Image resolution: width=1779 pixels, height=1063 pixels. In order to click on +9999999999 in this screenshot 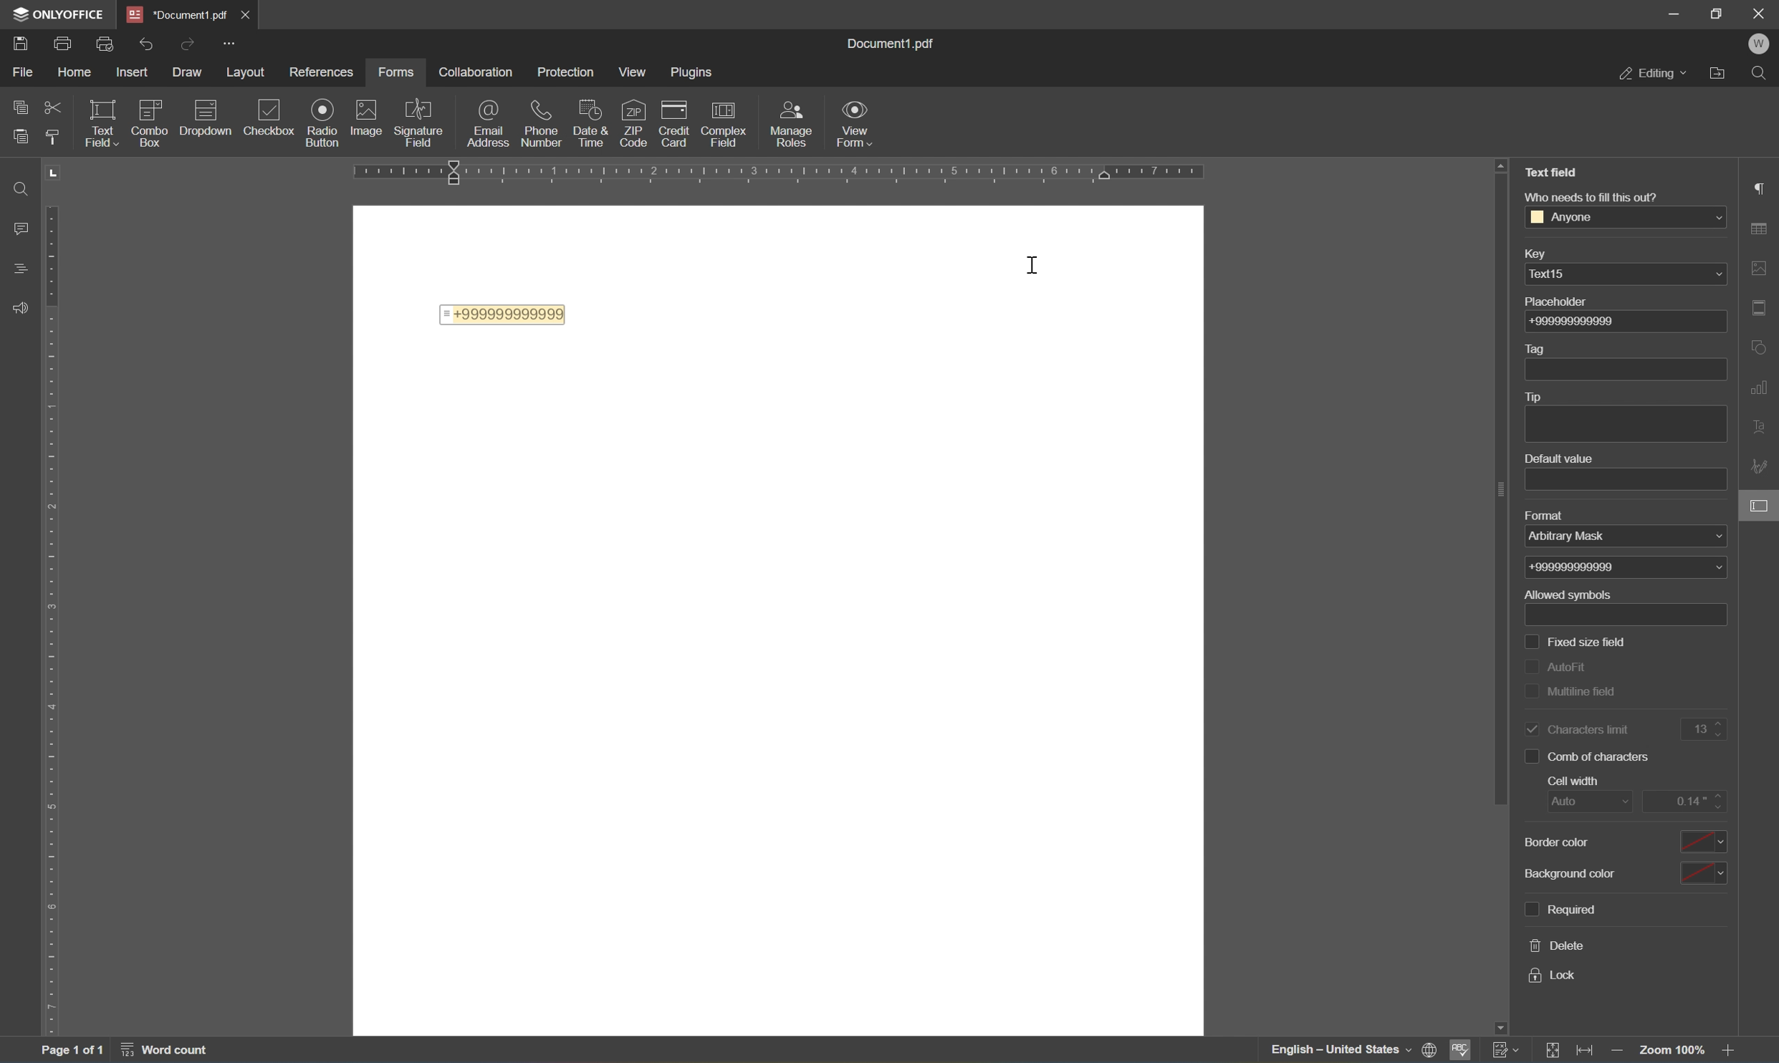, I will do `click(1575, 567)`.